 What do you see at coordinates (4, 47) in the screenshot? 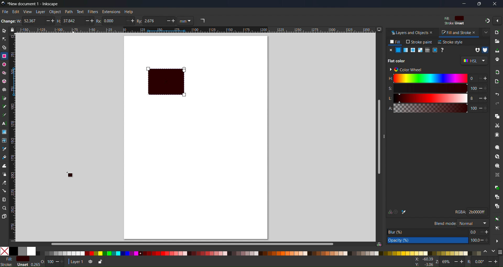
I see `Shape Builder tool` at bounding box center [4, 47].